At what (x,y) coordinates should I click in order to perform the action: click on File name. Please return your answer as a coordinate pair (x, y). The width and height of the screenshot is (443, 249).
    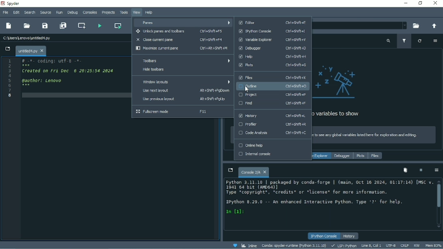
    Looking at the image, I should click on (31, 51).